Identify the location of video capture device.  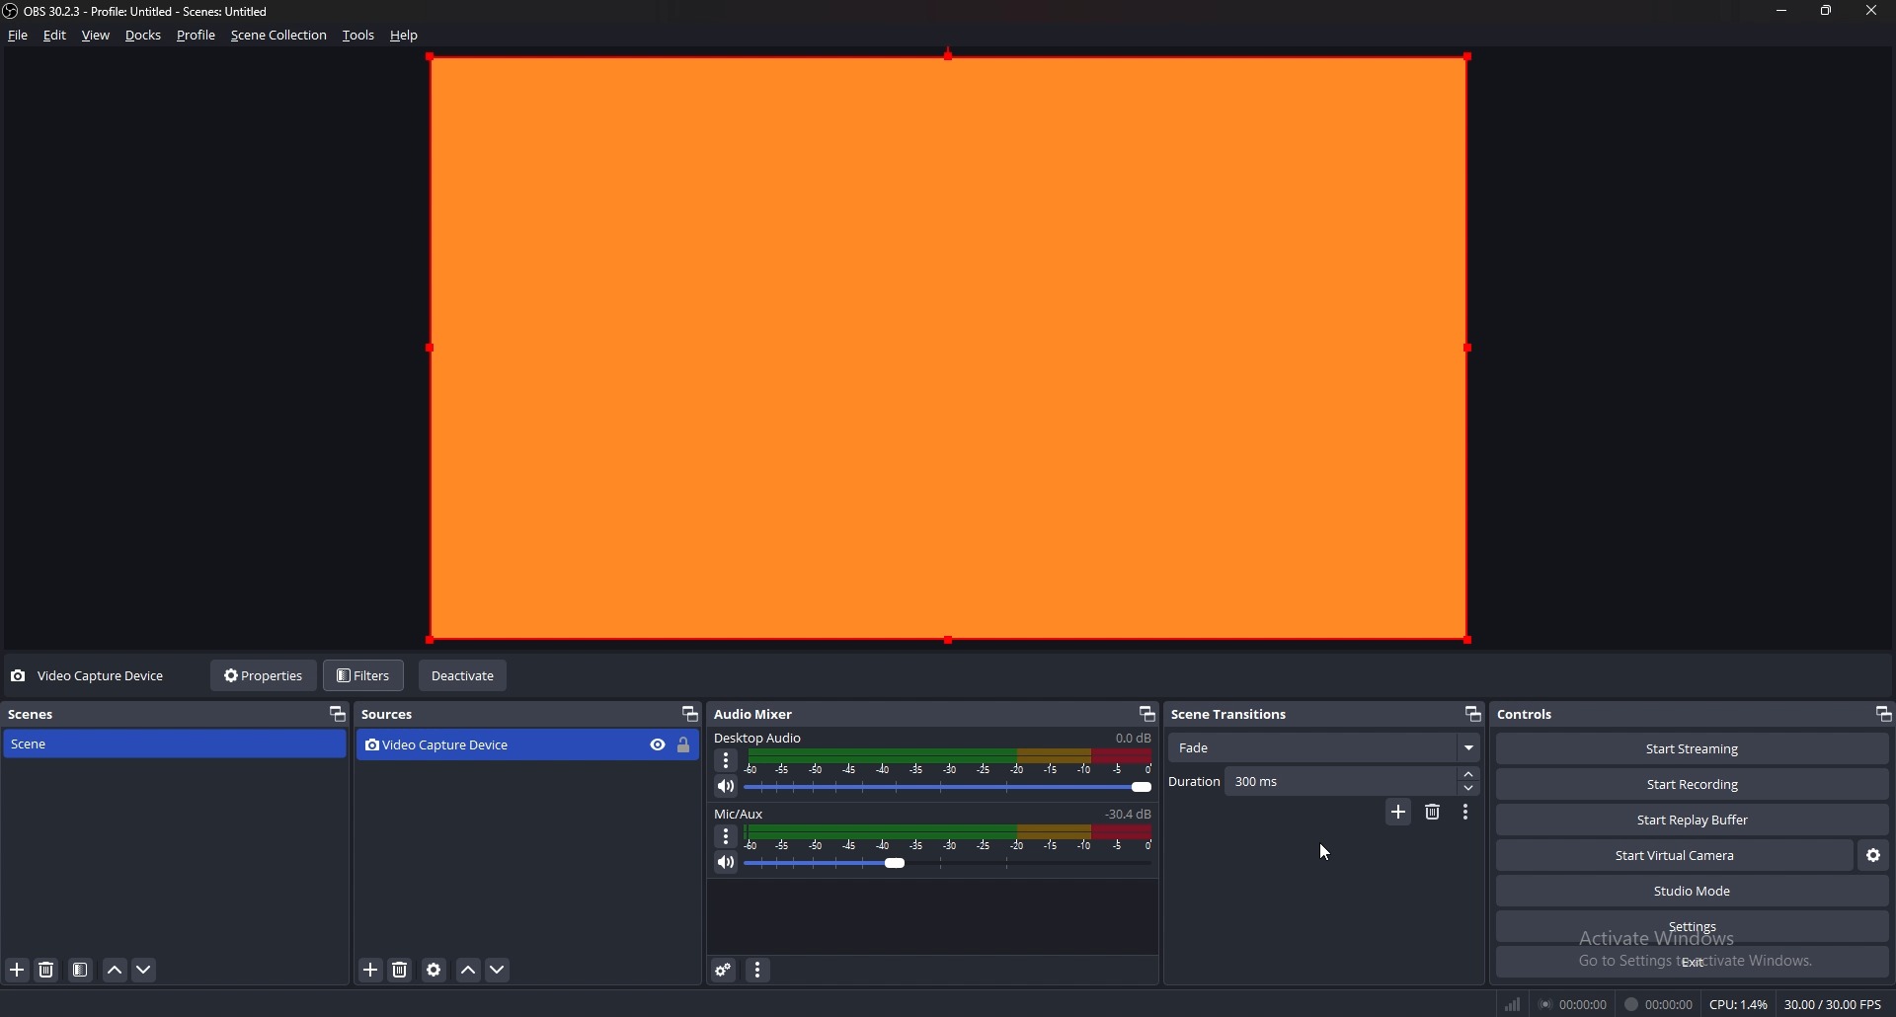
(91, 676).